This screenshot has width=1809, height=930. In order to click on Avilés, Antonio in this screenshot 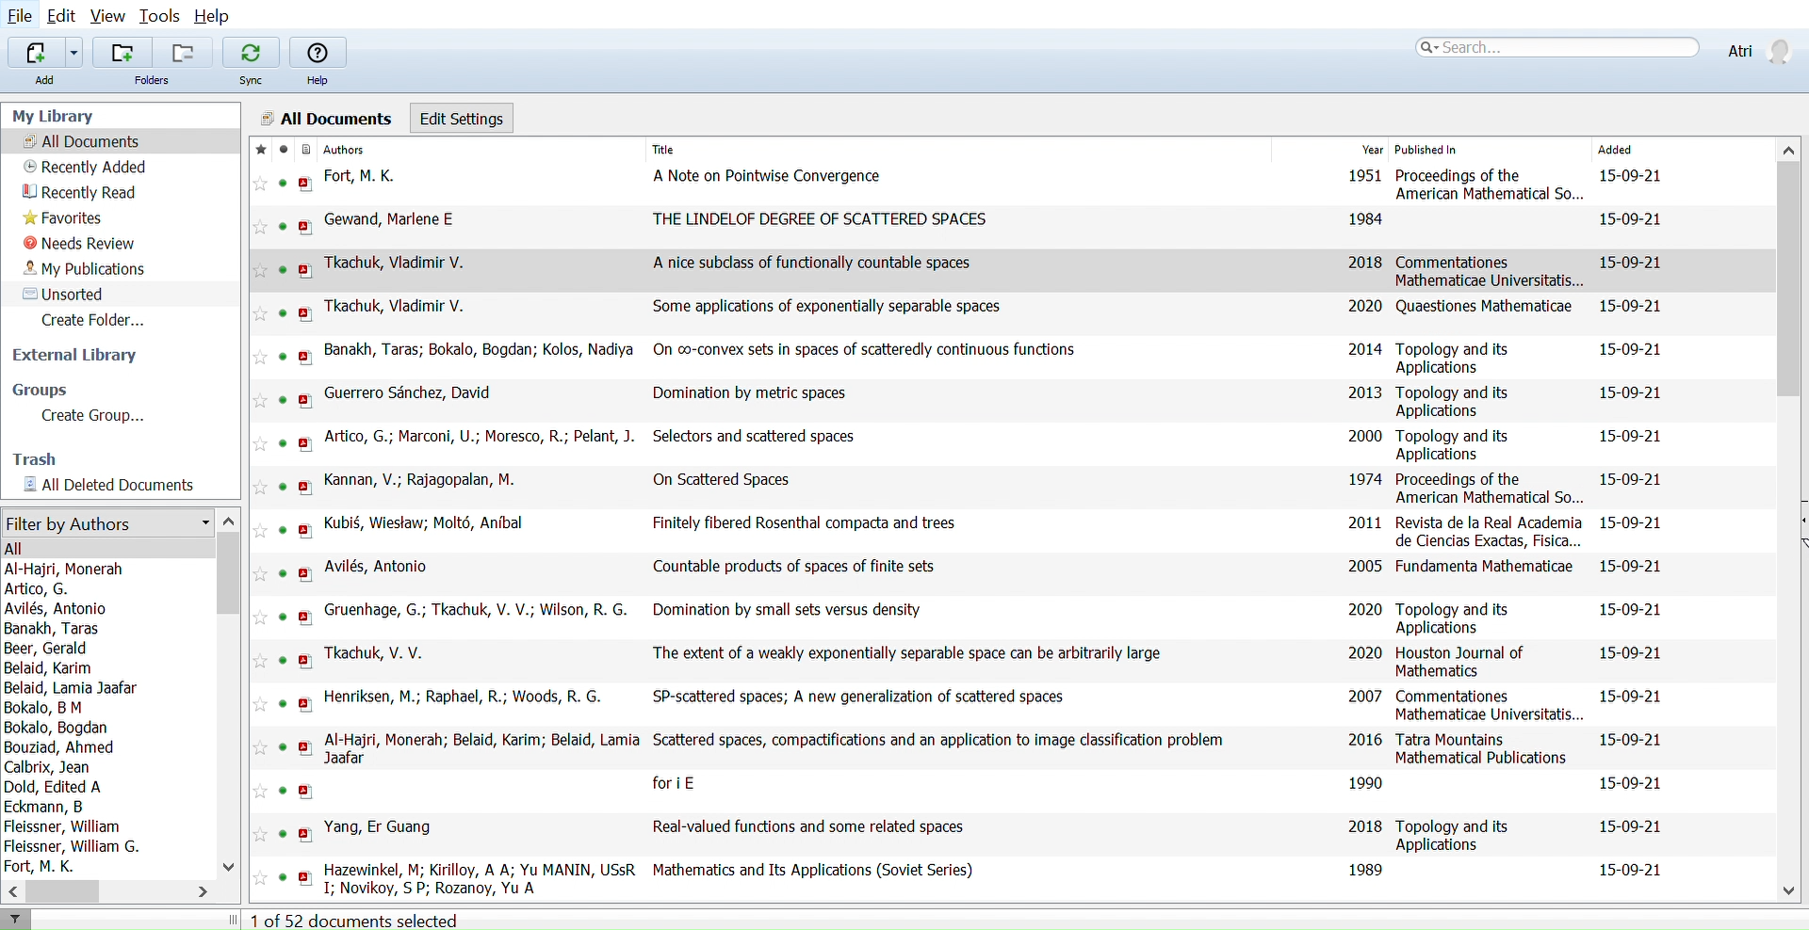, I will do `click(376, 565)`.